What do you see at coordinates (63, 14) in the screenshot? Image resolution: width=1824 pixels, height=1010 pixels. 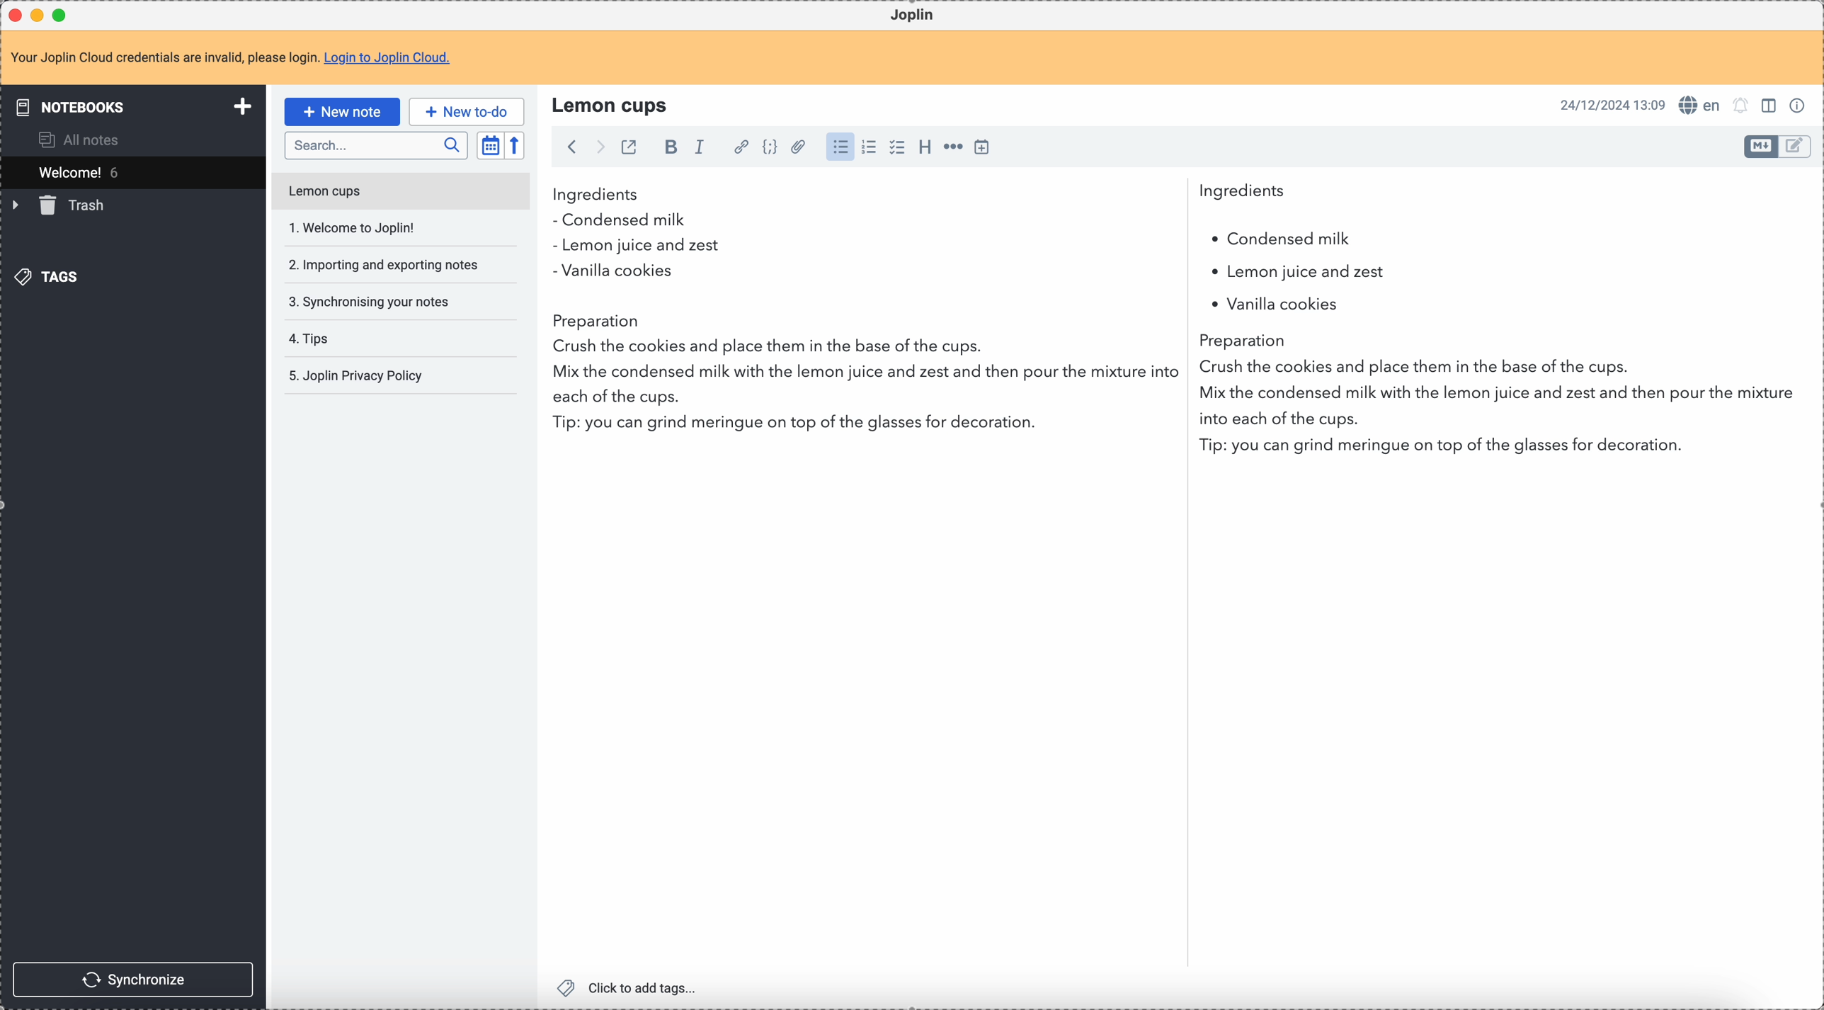 I see `maximize` at bounding box center [63, 14].